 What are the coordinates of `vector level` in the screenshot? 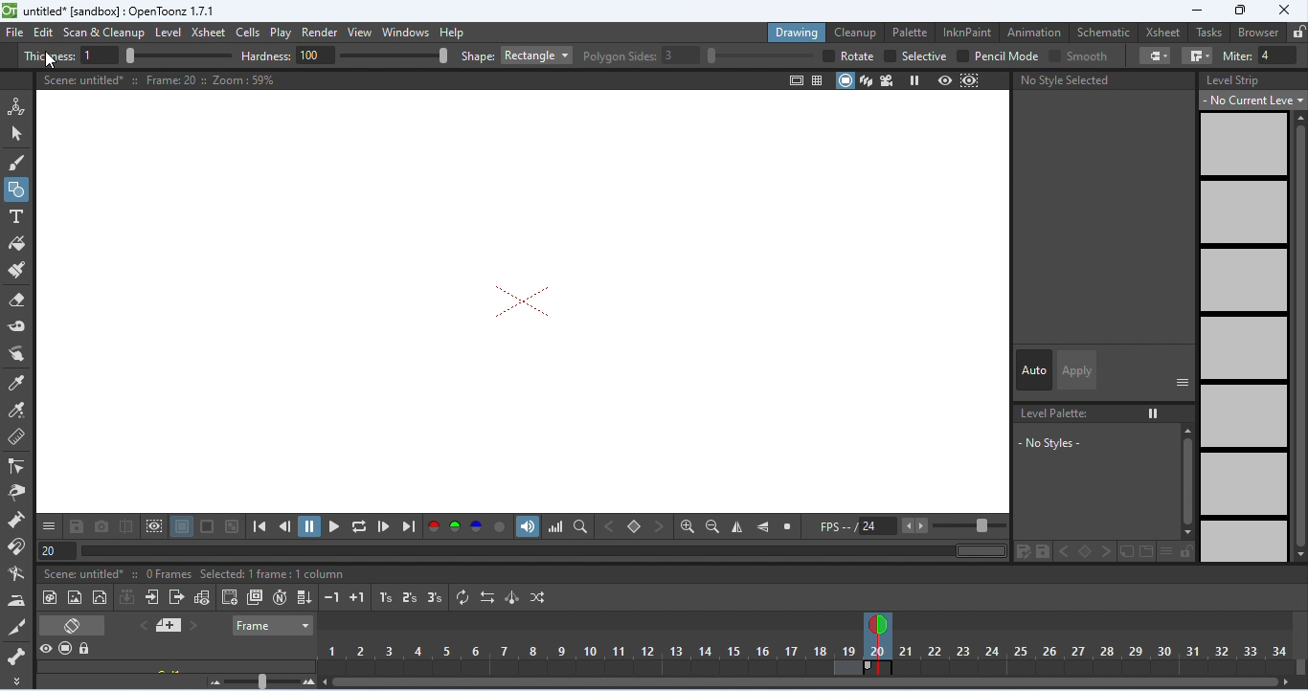 It's located at (101, 596).